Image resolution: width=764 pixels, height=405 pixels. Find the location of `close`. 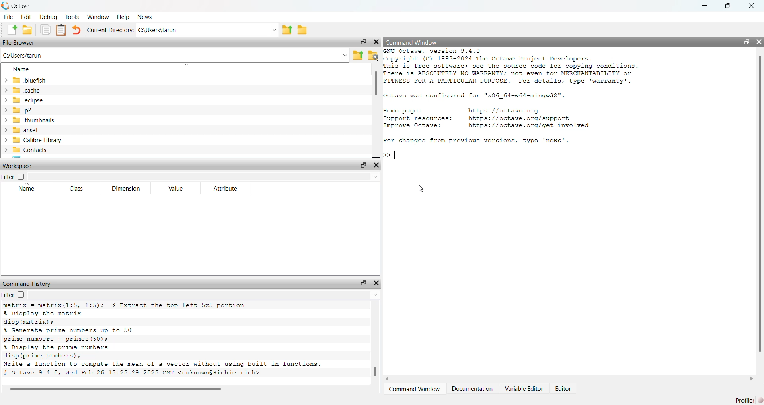

close is located at coordinates (752, 5).